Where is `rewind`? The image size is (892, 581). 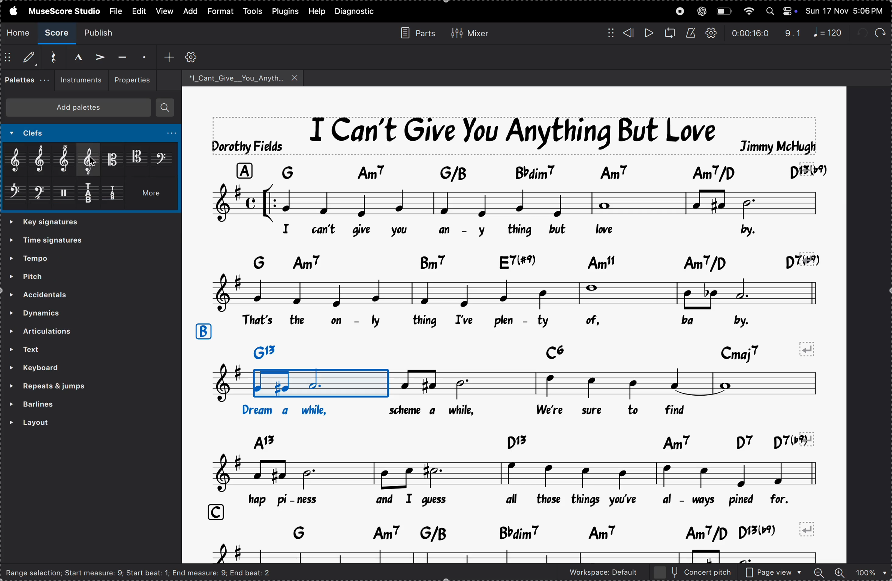 rewind is located at coordinates (629, 33).